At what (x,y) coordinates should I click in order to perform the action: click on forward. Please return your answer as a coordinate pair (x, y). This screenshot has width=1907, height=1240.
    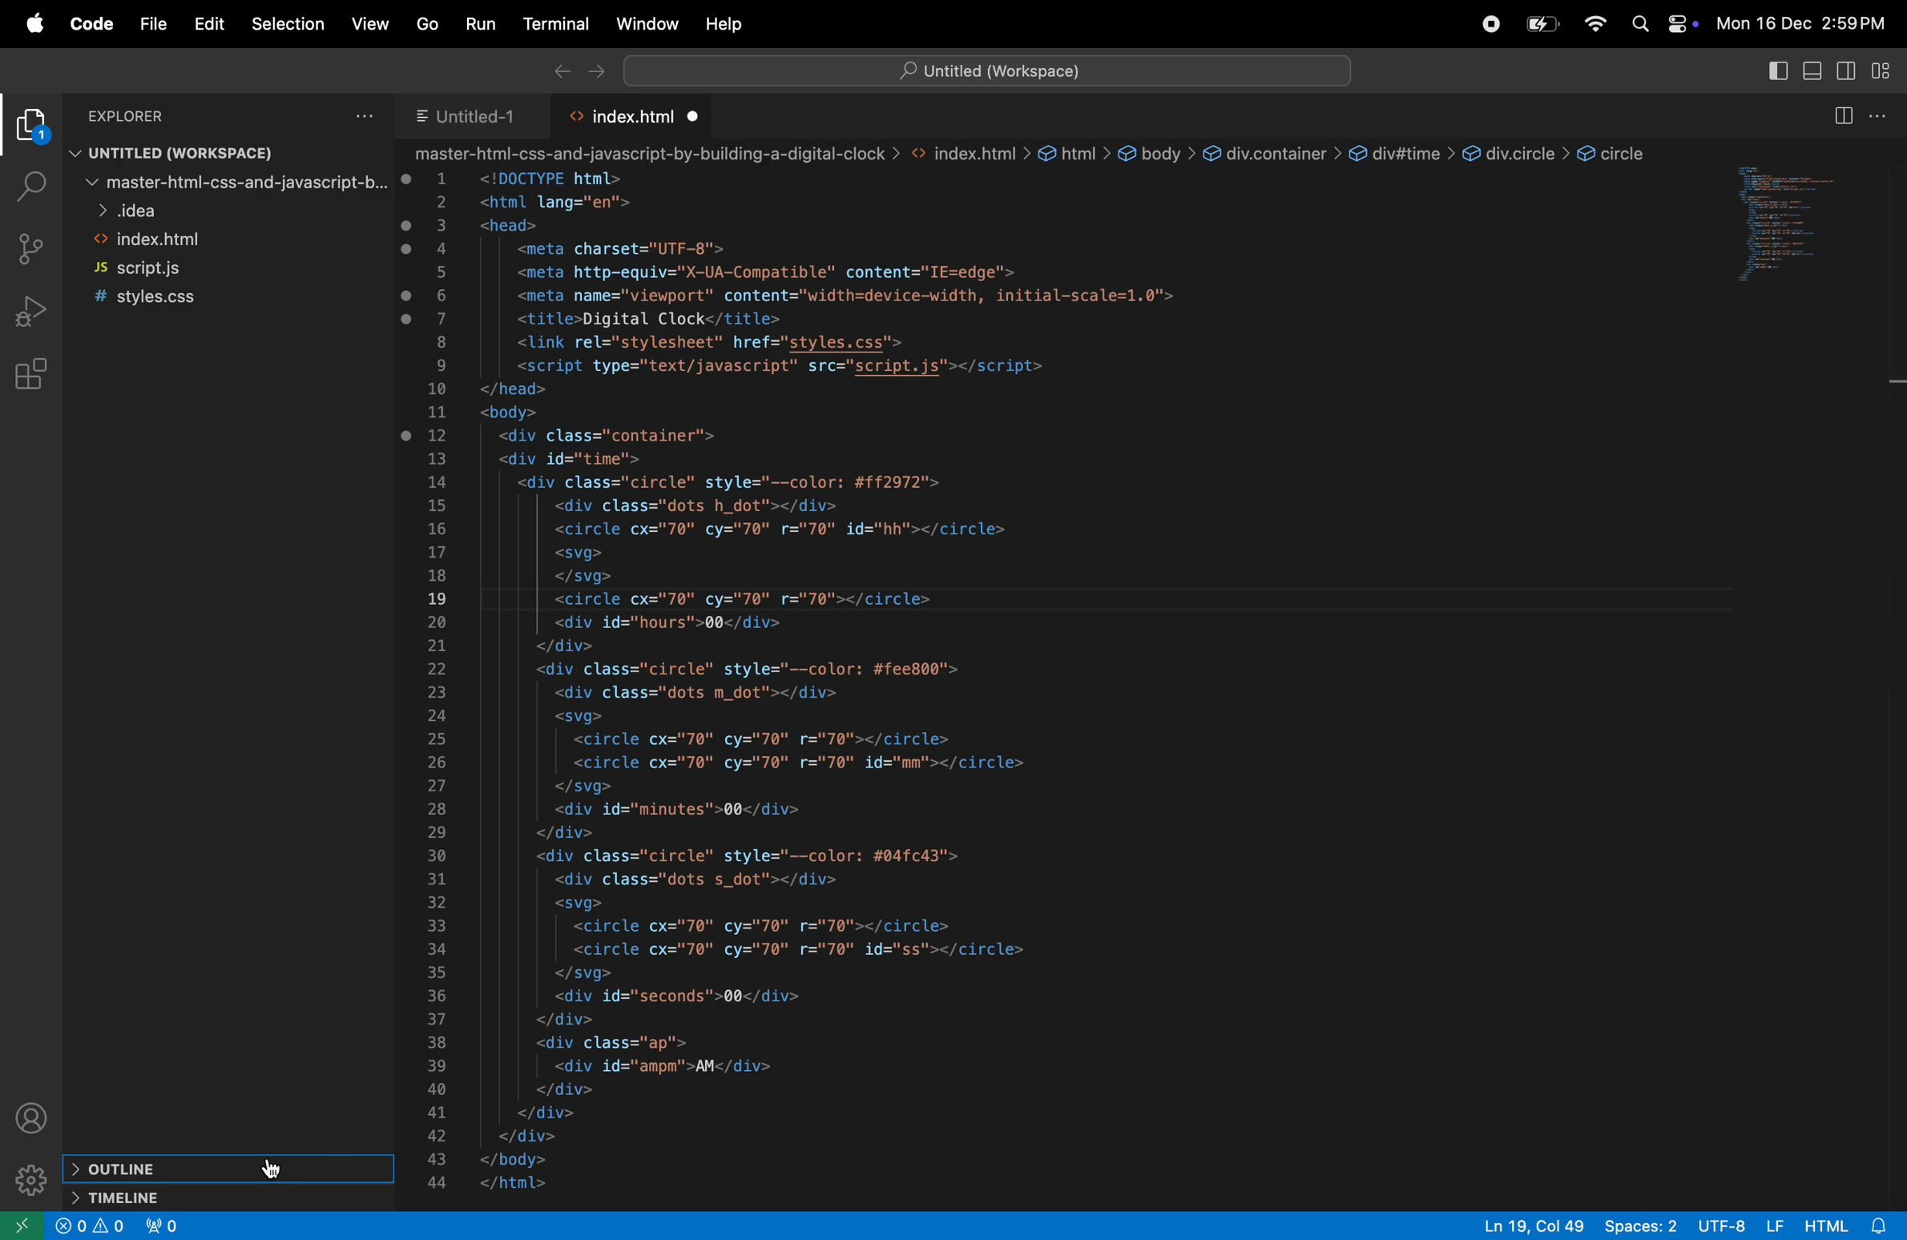
    Looking at the image, I should click on (594, 70).